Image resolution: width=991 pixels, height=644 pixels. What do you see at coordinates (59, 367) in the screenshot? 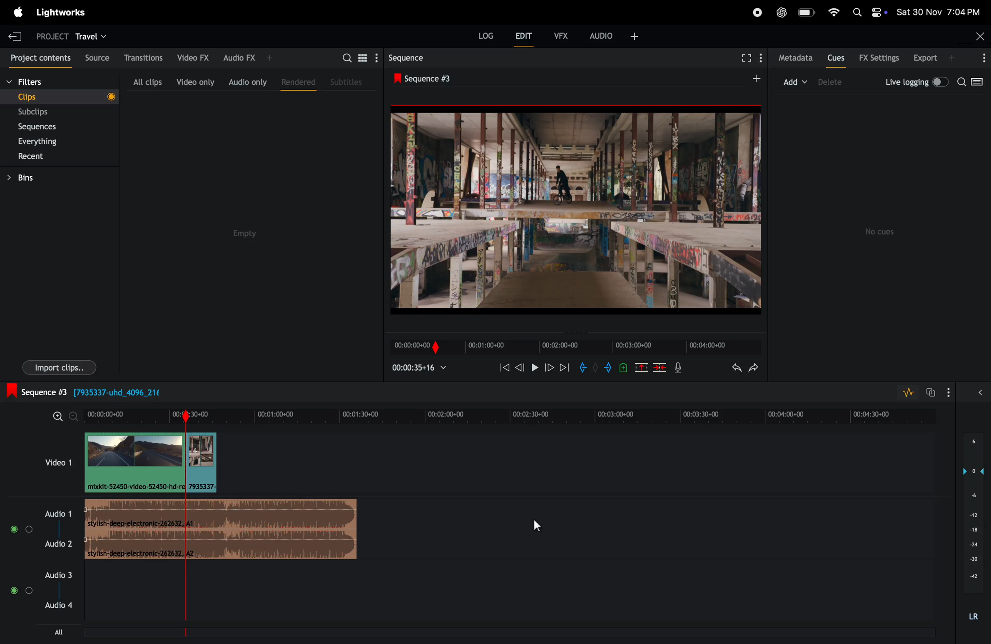
I see `import clips` at bounding box center [59, 367].